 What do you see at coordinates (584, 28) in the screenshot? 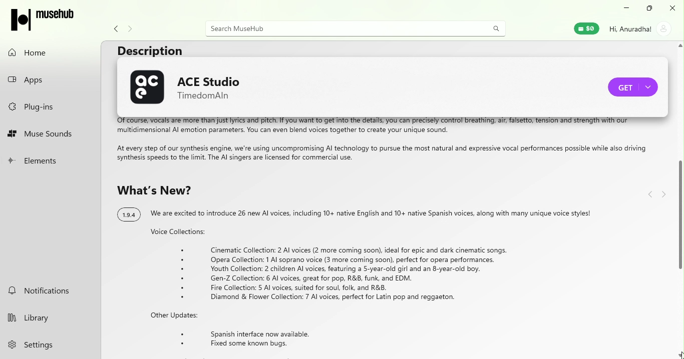
I see `muse wallet` at bounding box center [584, 28].